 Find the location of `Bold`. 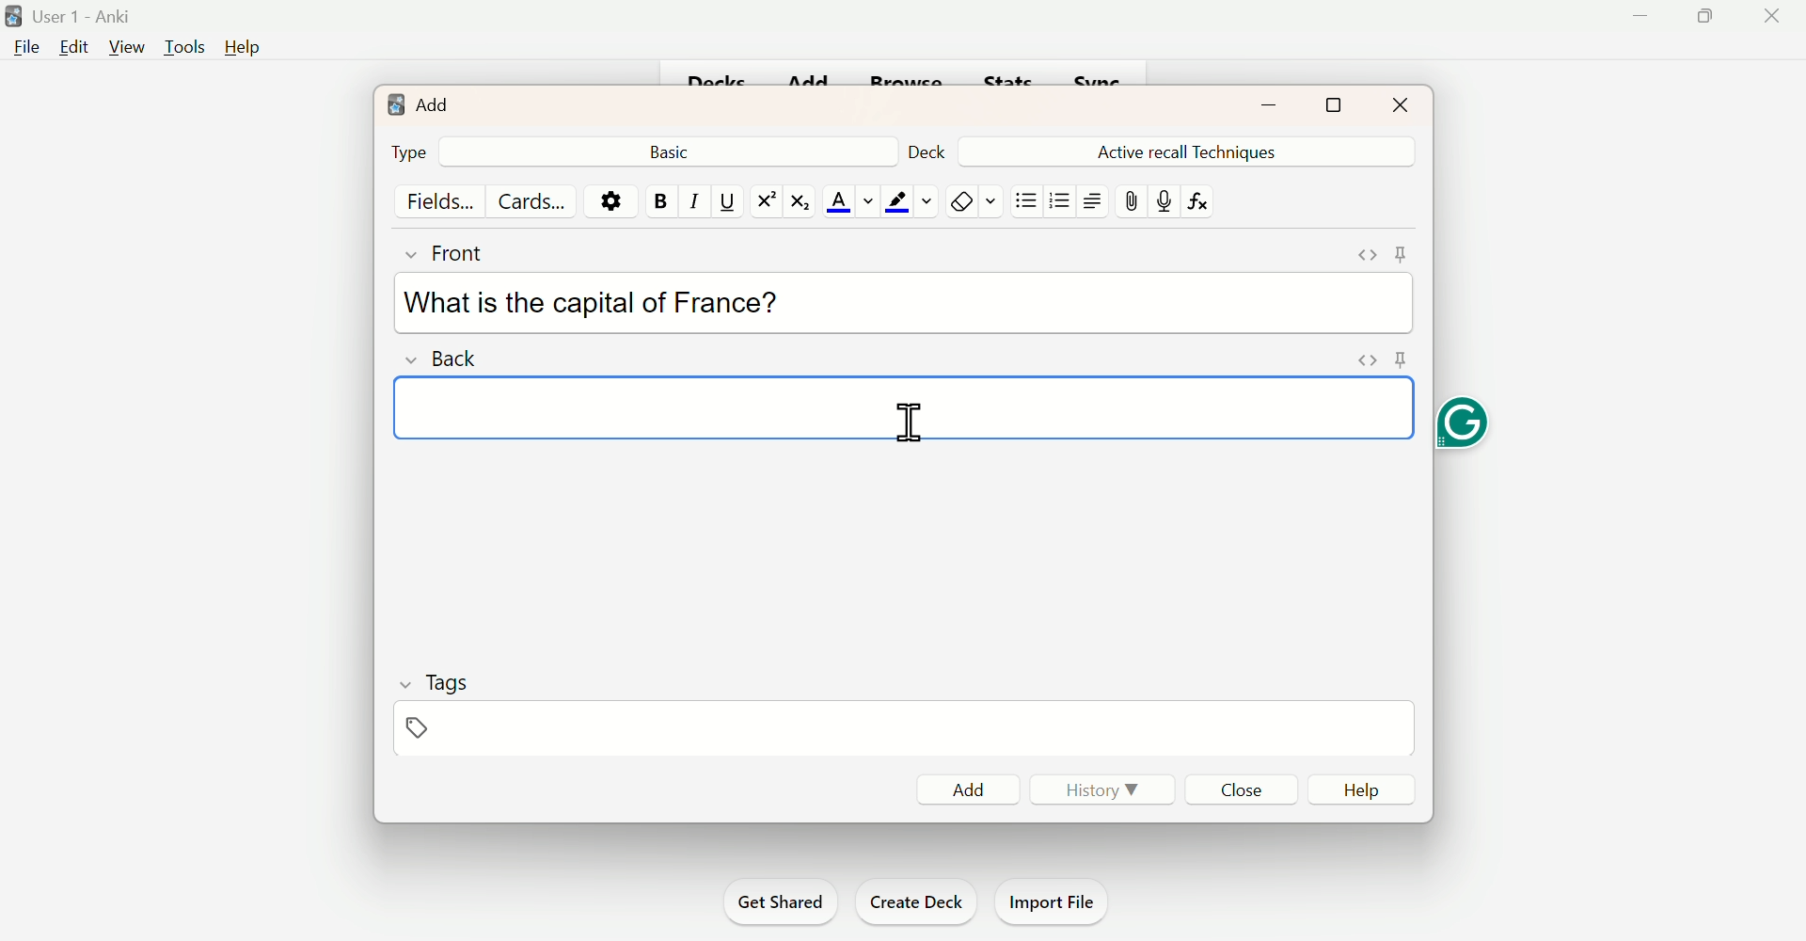

Bold is located at coordinates (660, 198).